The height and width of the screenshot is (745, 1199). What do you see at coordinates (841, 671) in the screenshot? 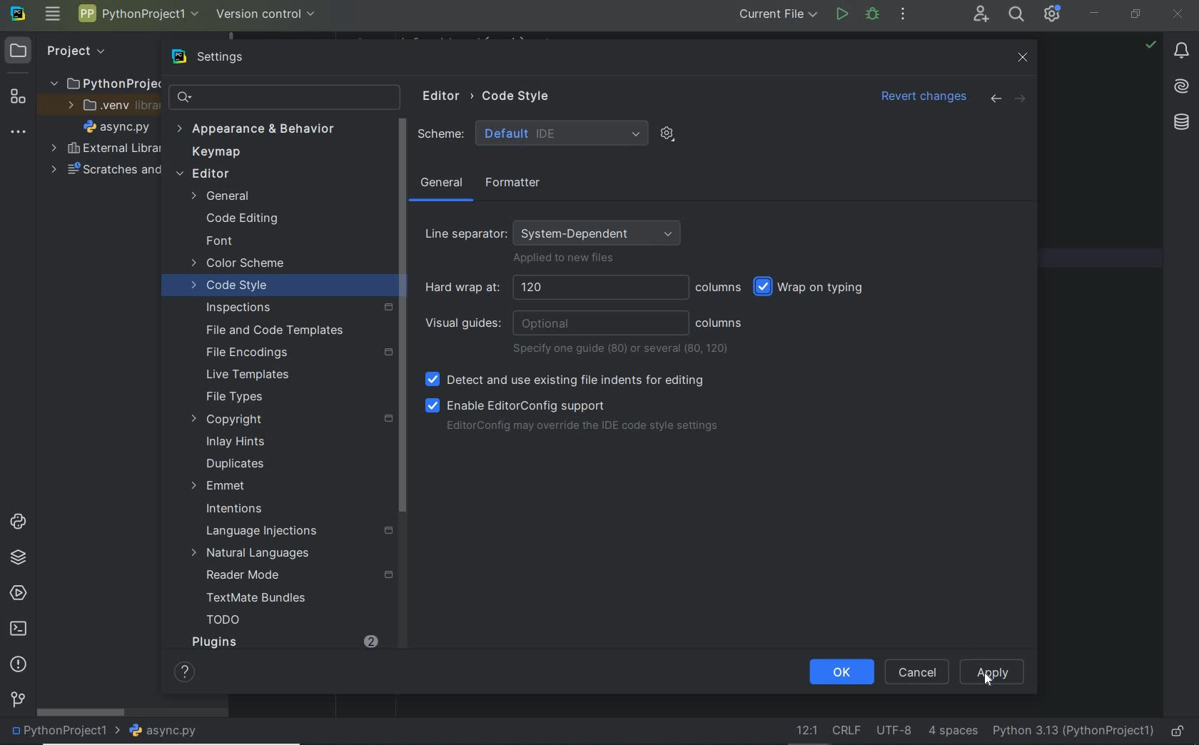
I see `OK` at bounding box center [841, 671].